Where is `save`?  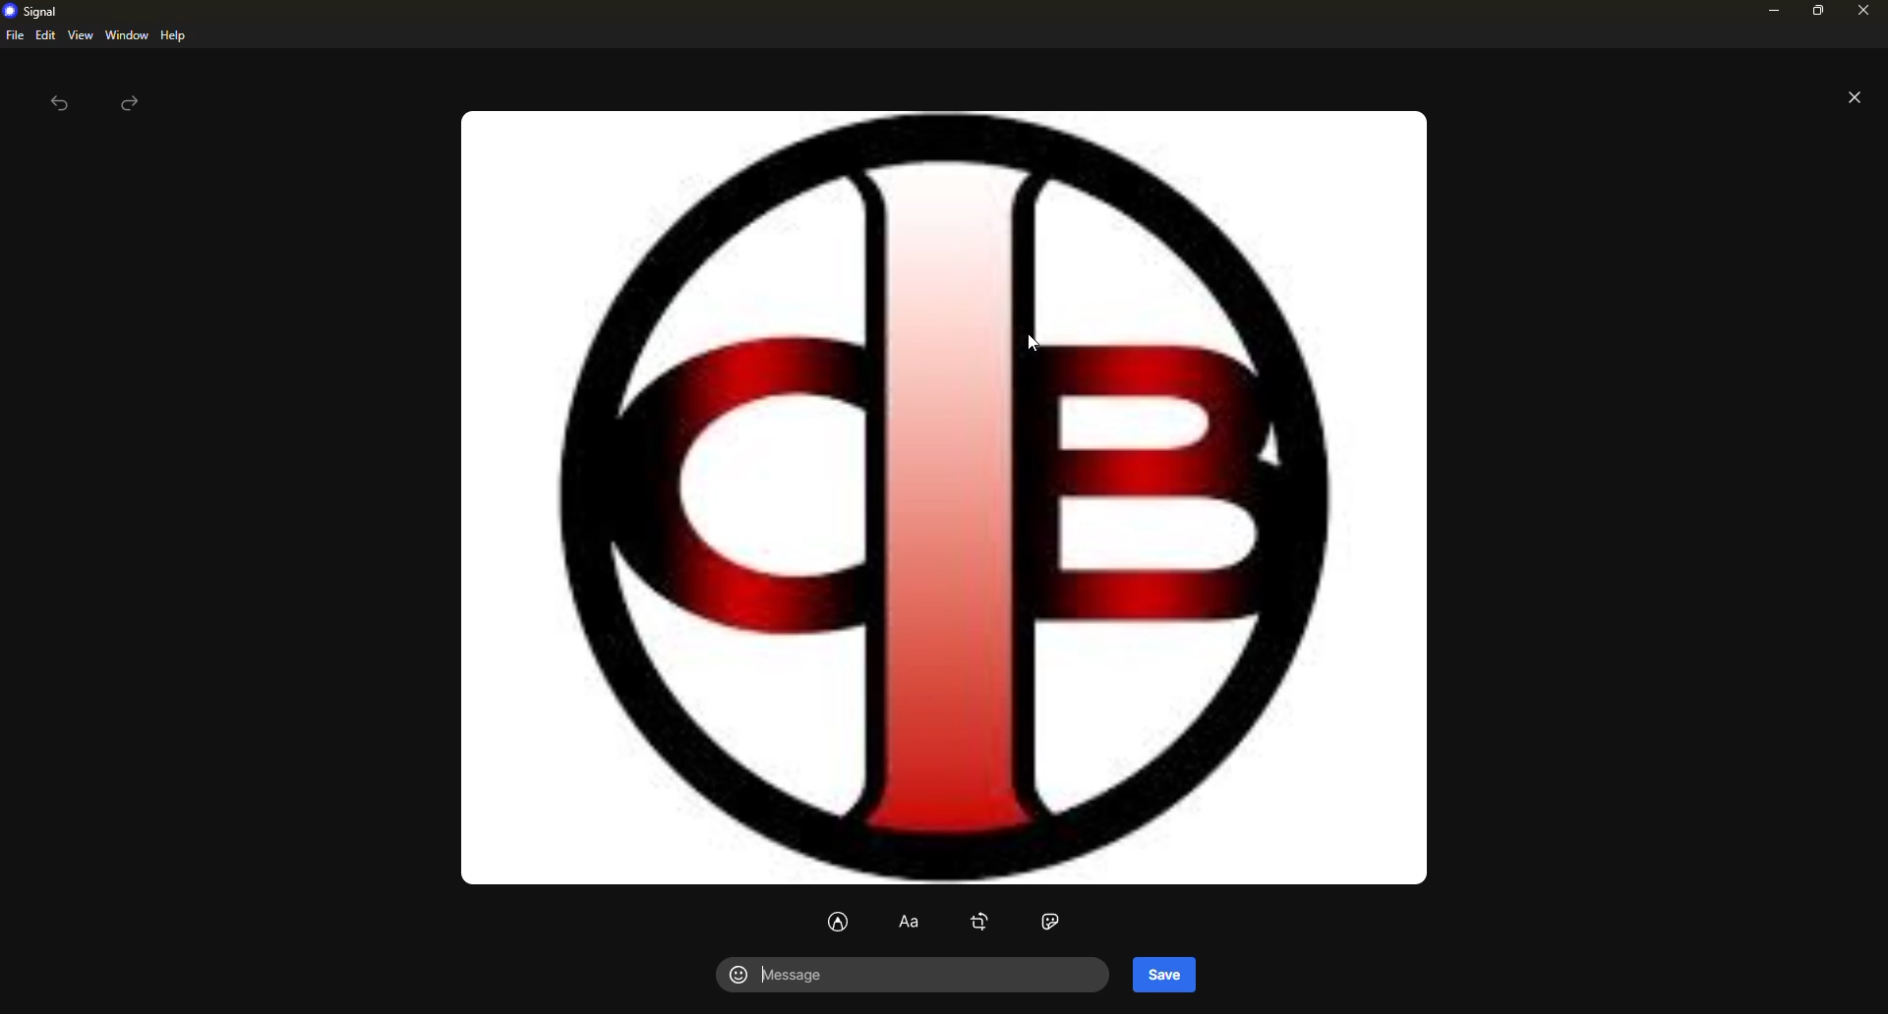
save is located at coordinates (1164, 974).